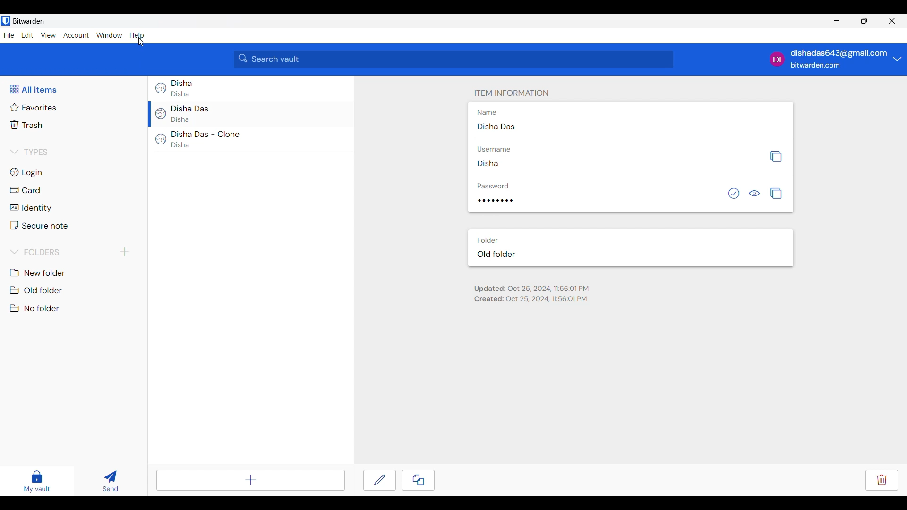 The width and height of the screenshot is (907, 510). What do you see at coordinates (379, 480) in the screenshot?
I see `Edit ` at bounding box center [379, 480].